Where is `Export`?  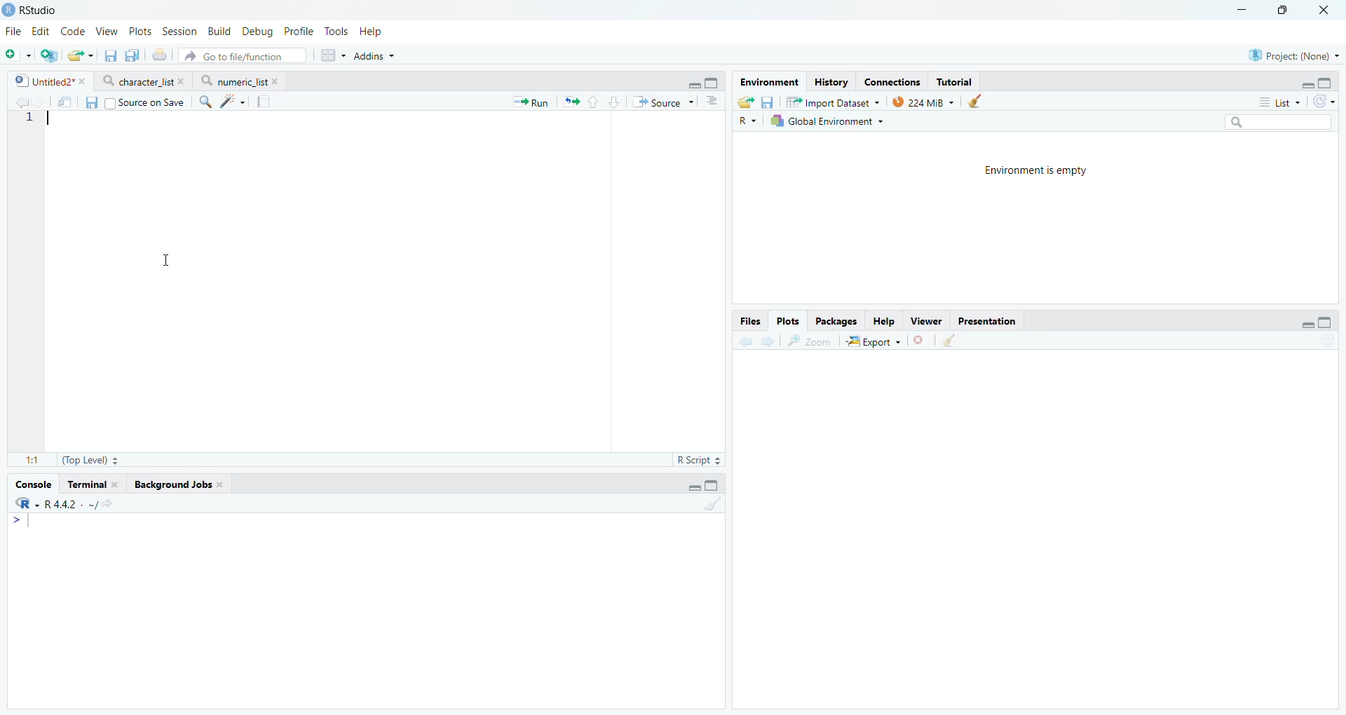
Export is located at coordinates (874, 341).